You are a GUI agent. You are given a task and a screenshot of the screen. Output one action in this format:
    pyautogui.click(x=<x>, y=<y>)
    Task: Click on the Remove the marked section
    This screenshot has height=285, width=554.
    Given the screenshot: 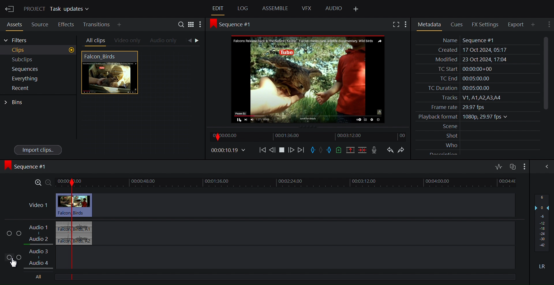 What is the action you would take?
    pyautogui.click(x=350, y=150)
    